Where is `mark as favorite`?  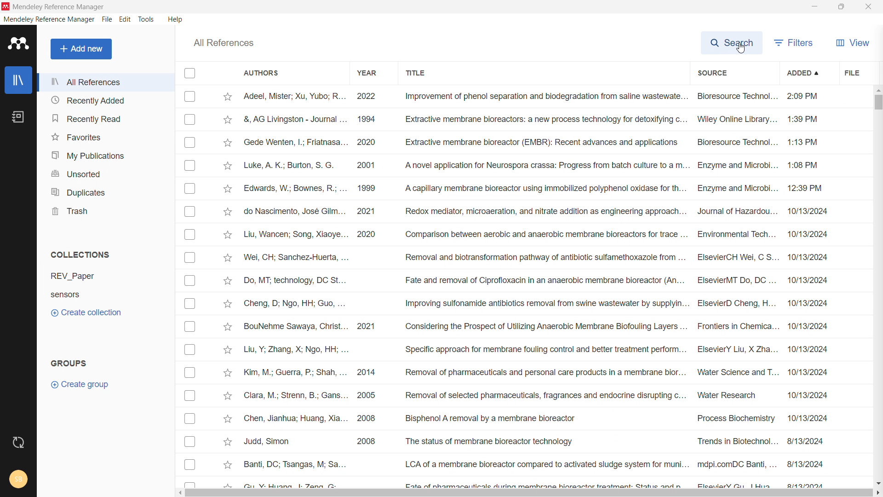 mark as favorite is located at coordinates (228, 97).